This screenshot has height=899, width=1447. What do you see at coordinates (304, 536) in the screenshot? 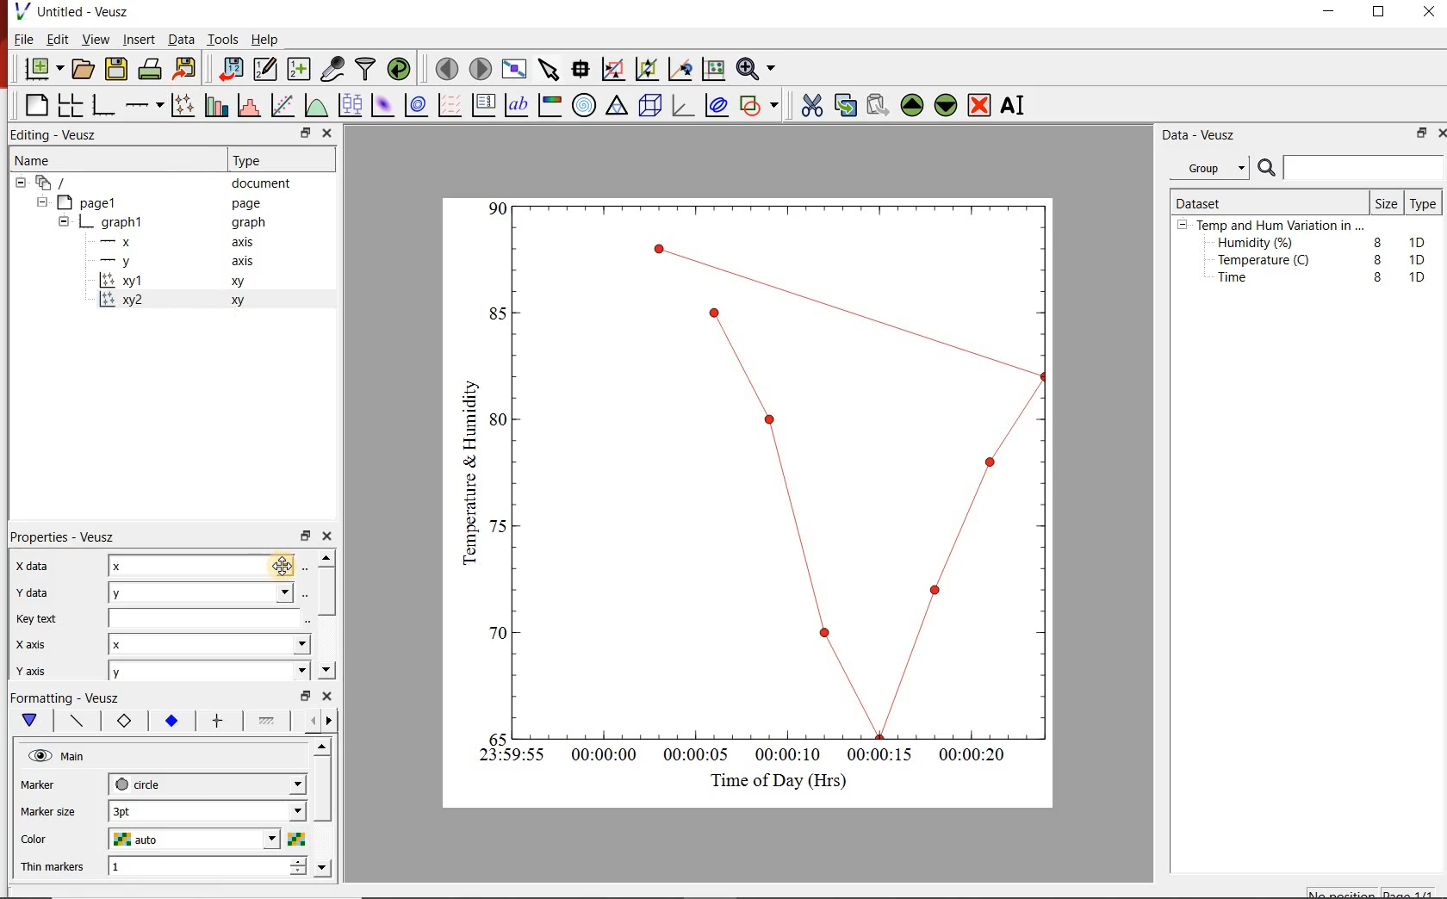
I see `restore down` at bounding box center [304, 536].